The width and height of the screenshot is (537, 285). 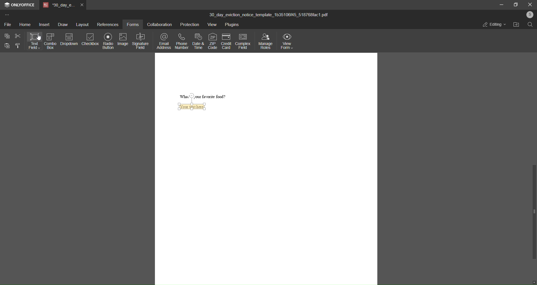 What do you see at coordinates (123, 39) in the screenshot?
I see `image` at bounding box center [123, 39].